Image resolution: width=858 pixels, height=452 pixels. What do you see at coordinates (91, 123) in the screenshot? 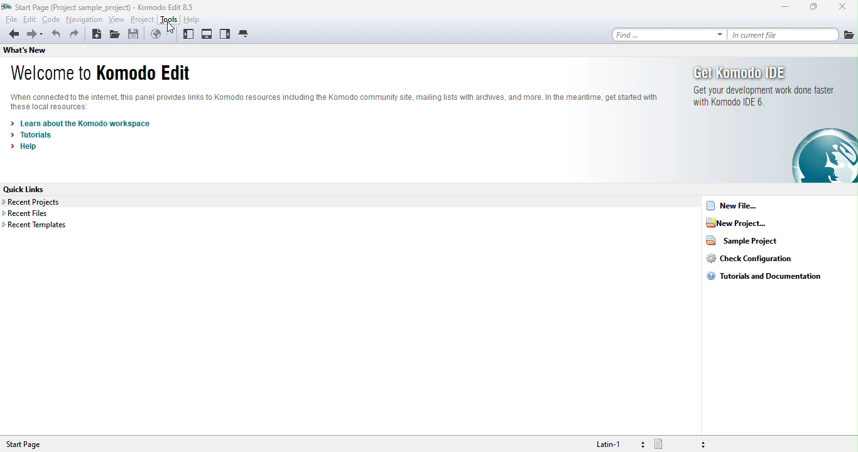
I see `learn about the komodo workspace` at bounding box center [91, 123].